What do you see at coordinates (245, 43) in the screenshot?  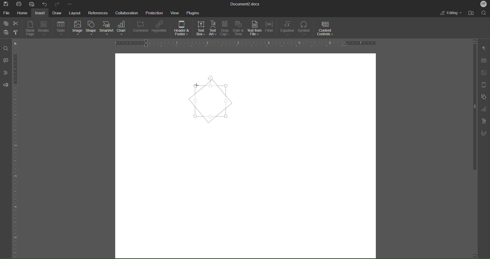 I see `Horizontal Ruler` at bounding box center [245, 43].